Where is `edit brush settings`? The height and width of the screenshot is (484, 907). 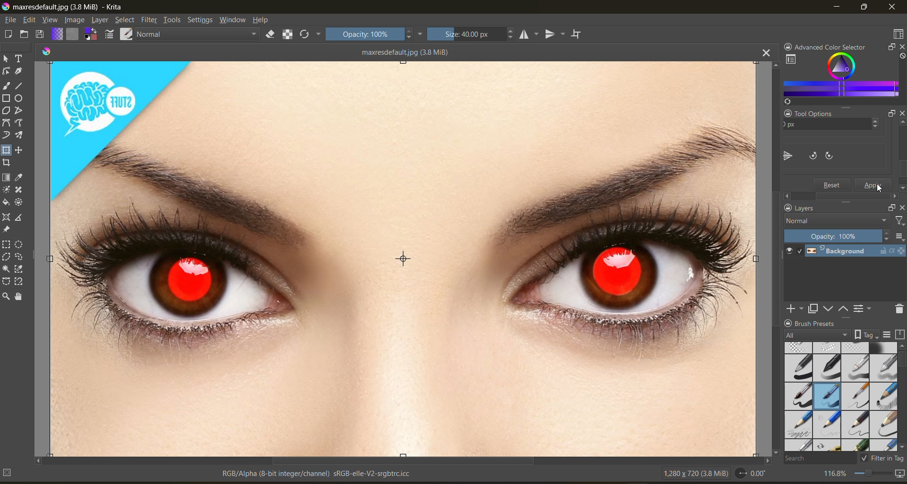
edit brush settings is located at coordinates (111, 34).